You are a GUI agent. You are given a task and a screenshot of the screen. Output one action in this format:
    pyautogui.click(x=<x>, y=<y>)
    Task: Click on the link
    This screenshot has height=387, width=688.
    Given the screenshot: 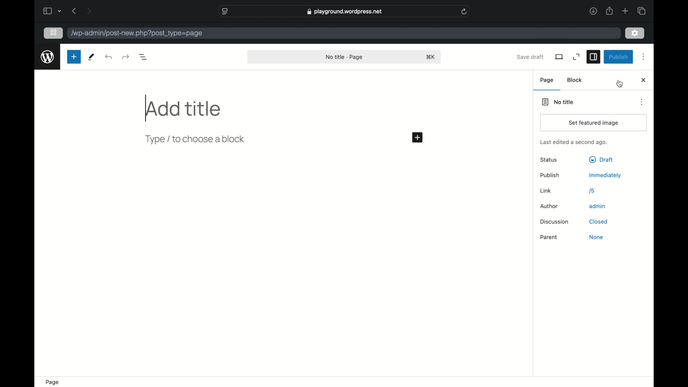 What is the action you would take?
    pyautogui.click(x=546, y=191)
    